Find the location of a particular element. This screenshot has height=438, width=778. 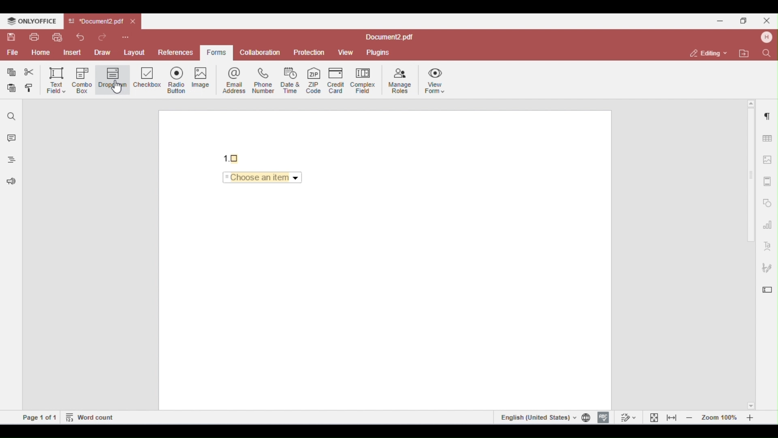

computer field is located at coordinates (363, 80).